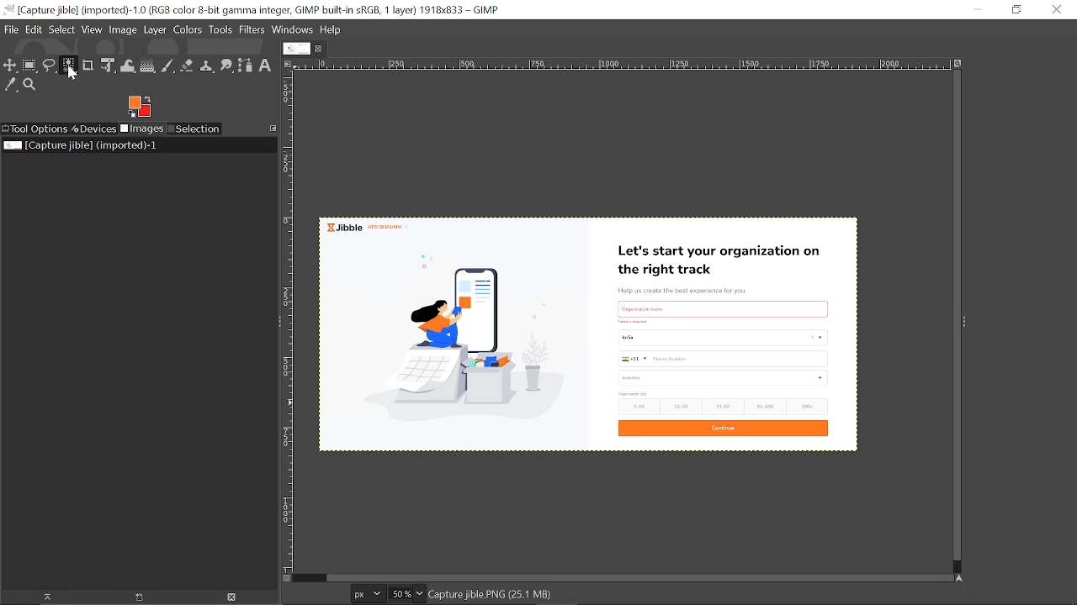 The width and height of the screenshot is (1077, 605). Describe the element at coordinates (493, 595) in the screenshot. I see `image name` at that location.